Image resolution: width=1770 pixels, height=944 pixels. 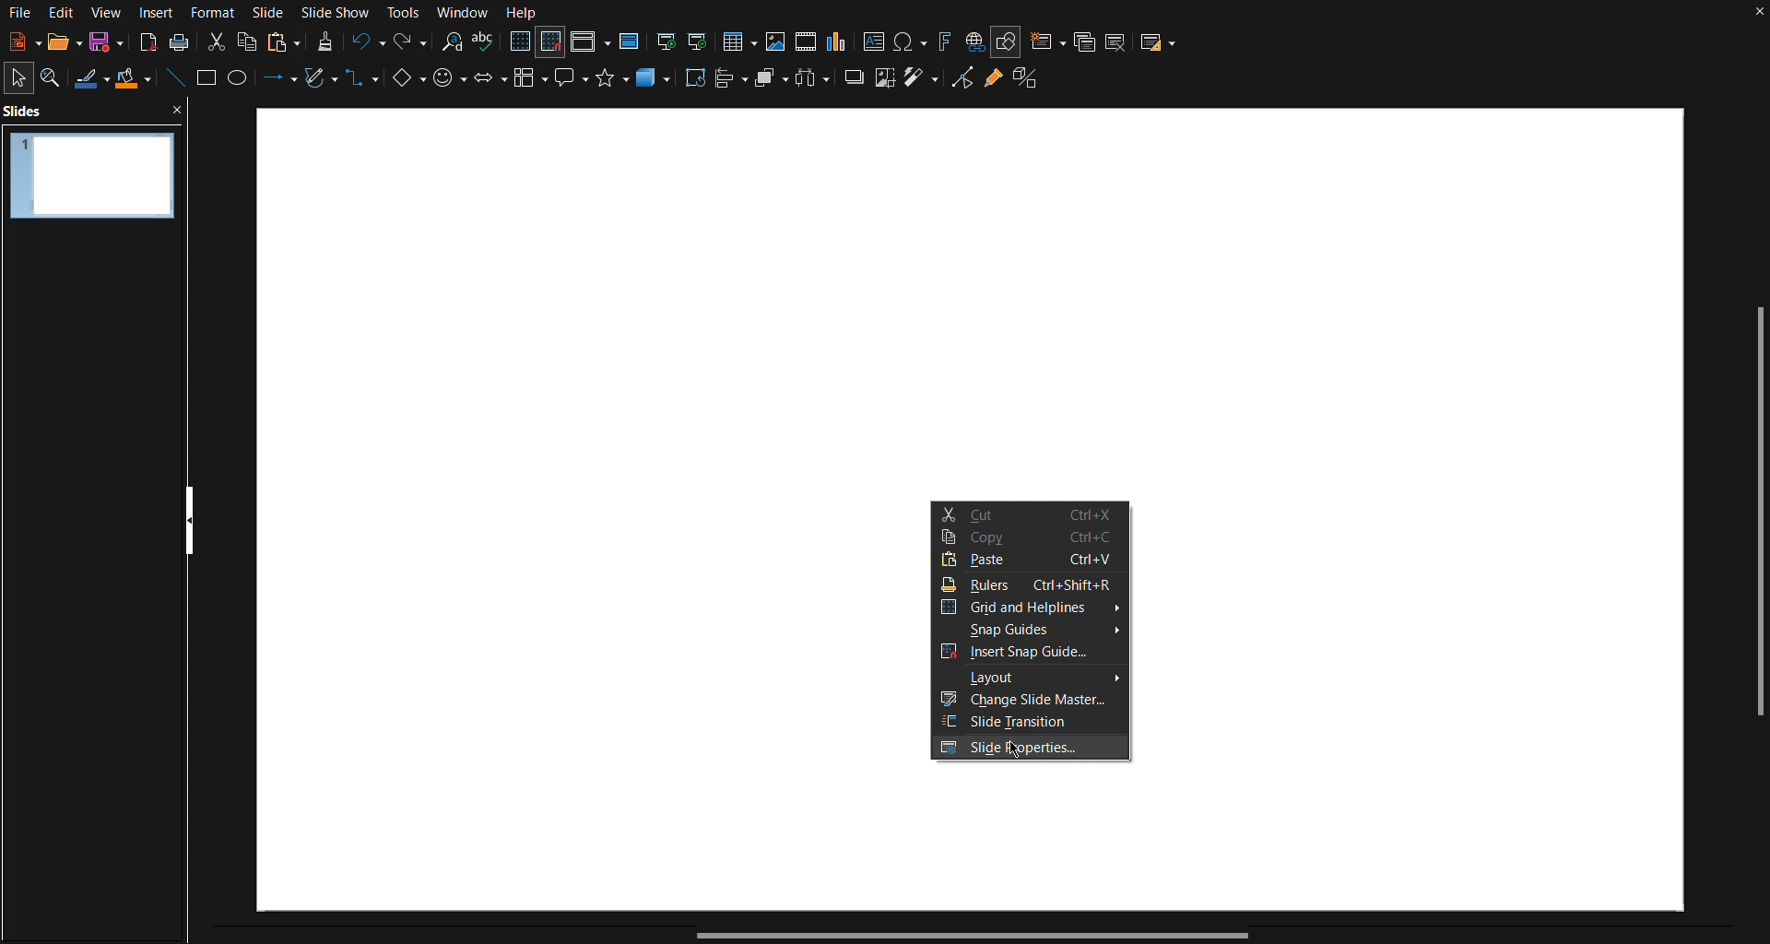 What do you see at coordinates (218, 12) in the screenshot?
I see `Format` at bounding box center [218, 12].